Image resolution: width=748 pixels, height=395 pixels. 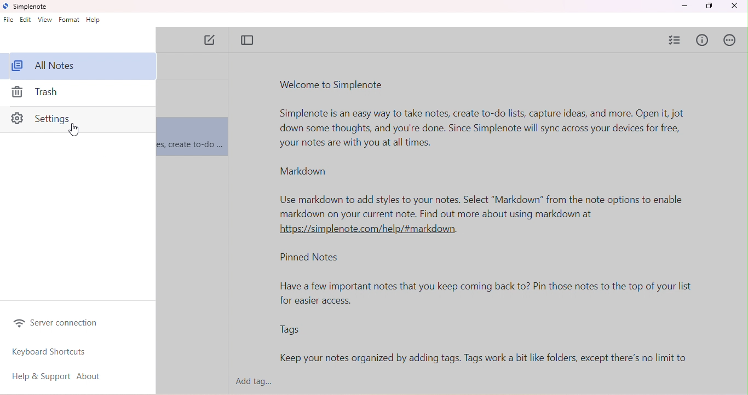 What do you see at coordinates (676, 39) in the screenshot?
I see `insert checklist` at bounding box center [676, 39].